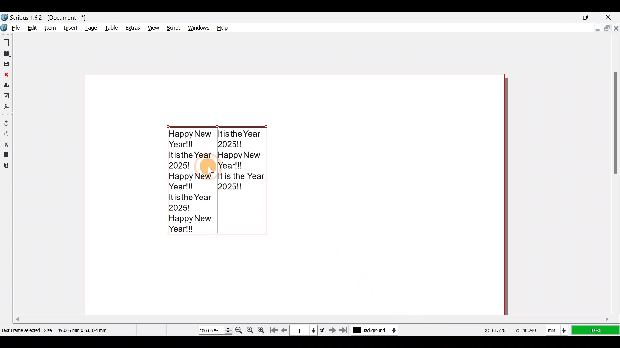 Image resolution: width=620 pixels, height=348 pixels. I want to click on Select current layer, so click(374, 331).